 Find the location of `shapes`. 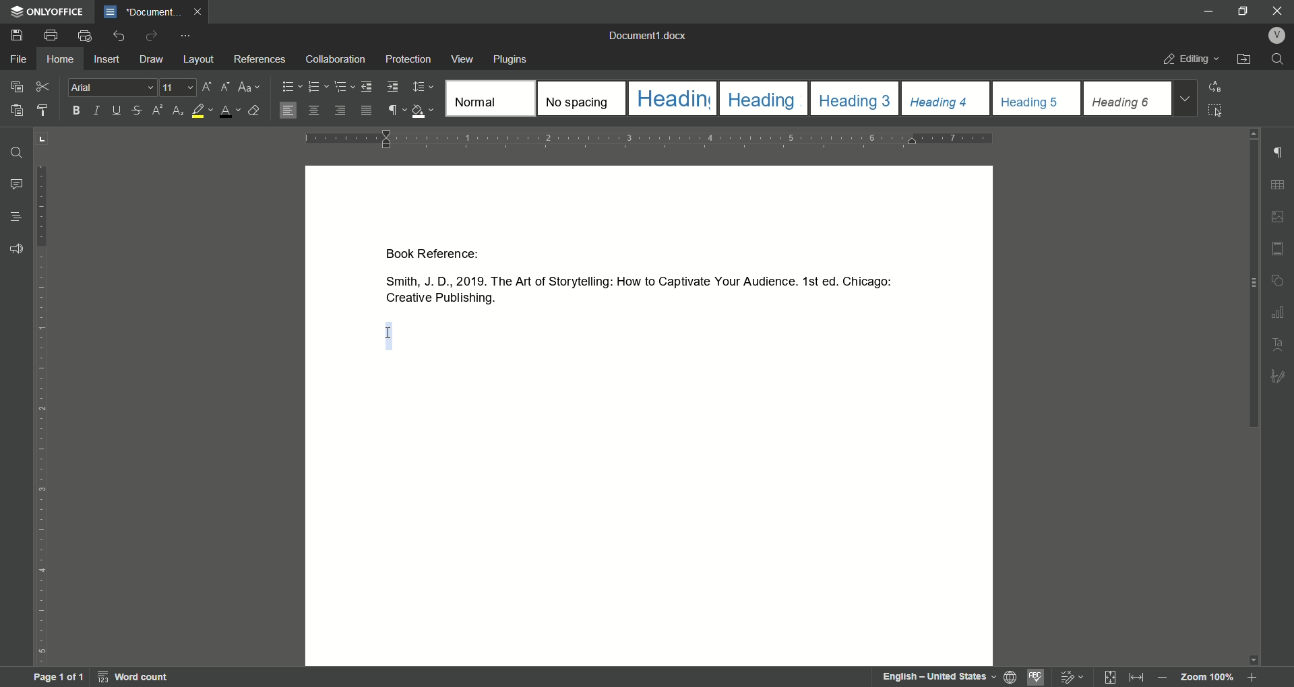

shapes is located at coordinates (1281, 278).